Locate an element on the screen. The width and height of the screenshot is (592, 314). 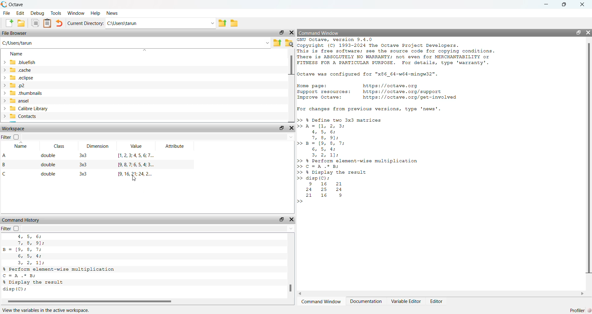
Name is located at coordinates (17, 54).